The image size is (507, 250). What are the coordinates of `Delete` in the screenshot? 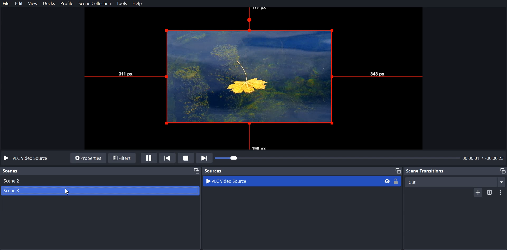 It's located at (490, 191).